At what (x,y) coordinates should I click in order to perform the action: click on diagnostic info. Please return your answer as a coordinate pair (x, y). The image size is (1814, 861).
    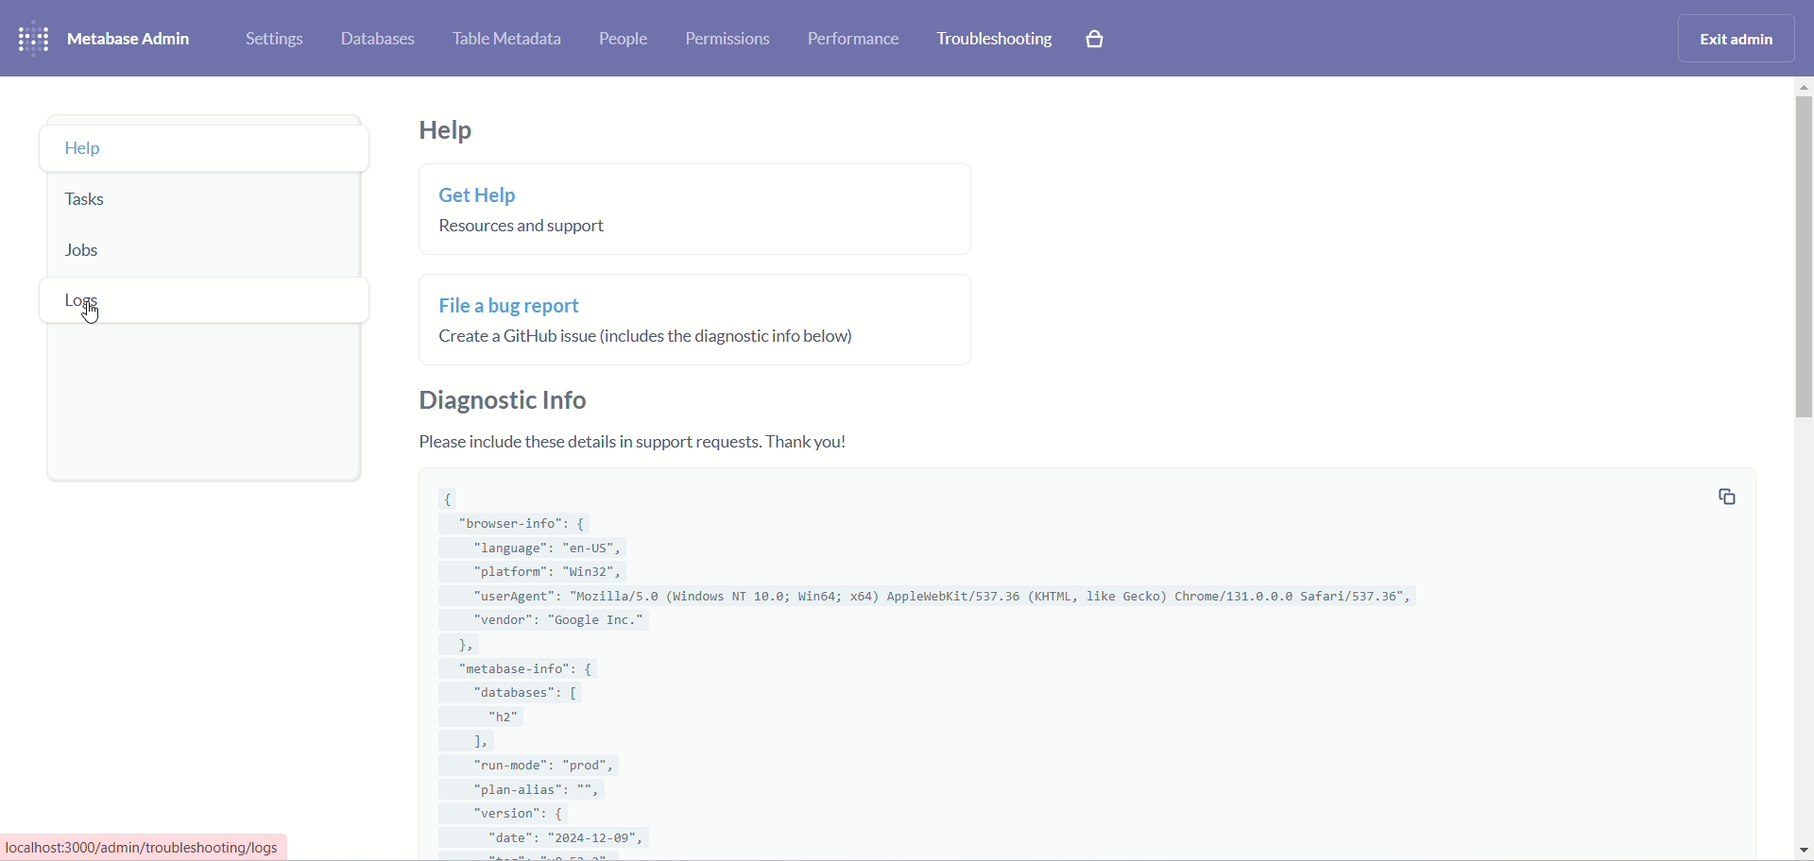
    Looking at the image, I should click on (501, 399).